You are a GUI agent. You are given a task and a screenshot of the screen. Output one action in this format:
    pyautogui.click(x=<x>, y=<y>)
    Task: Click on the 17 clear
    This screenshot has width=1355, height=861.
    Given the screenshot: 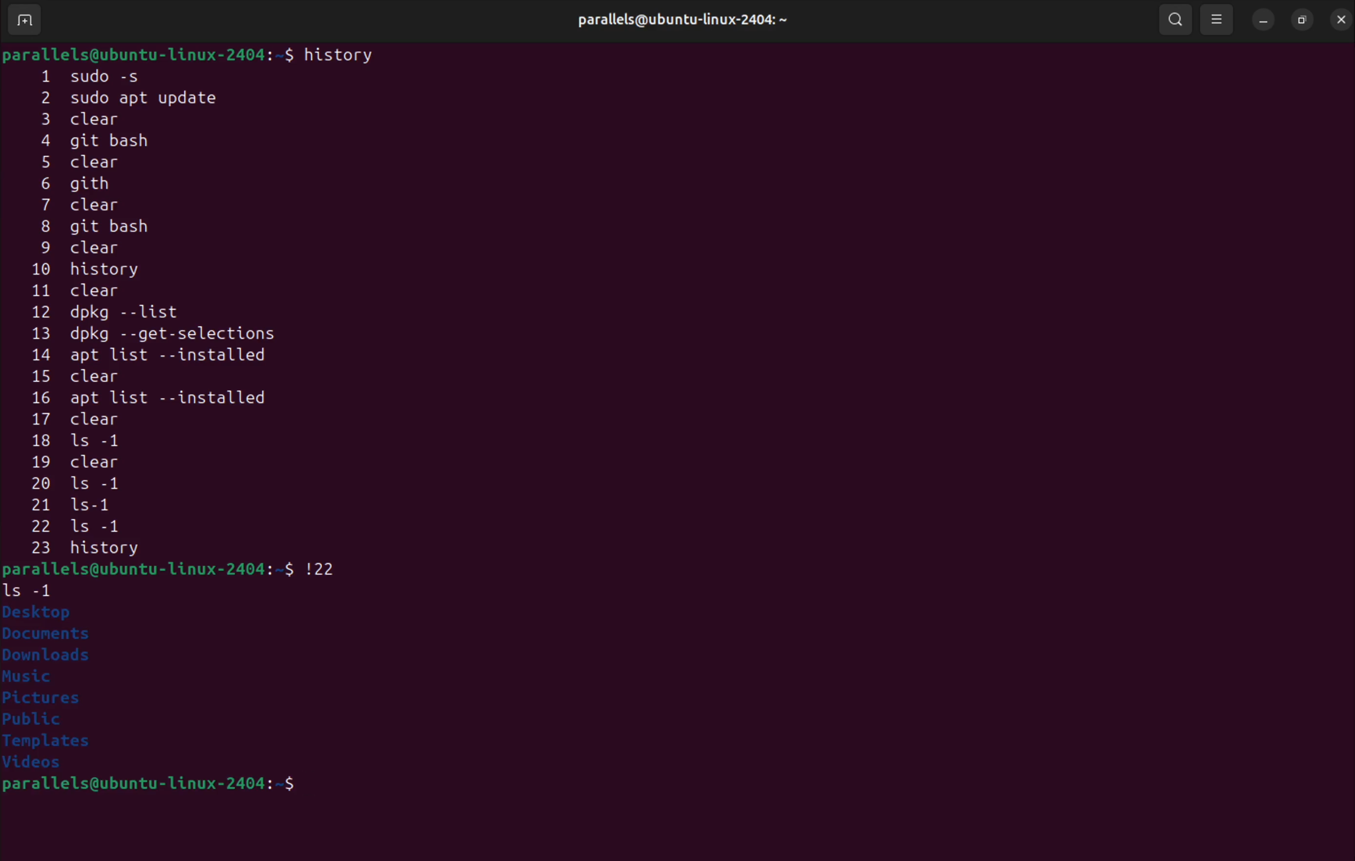 What is the action you would take?
    pyautogui.click(x=88, y=421)
    